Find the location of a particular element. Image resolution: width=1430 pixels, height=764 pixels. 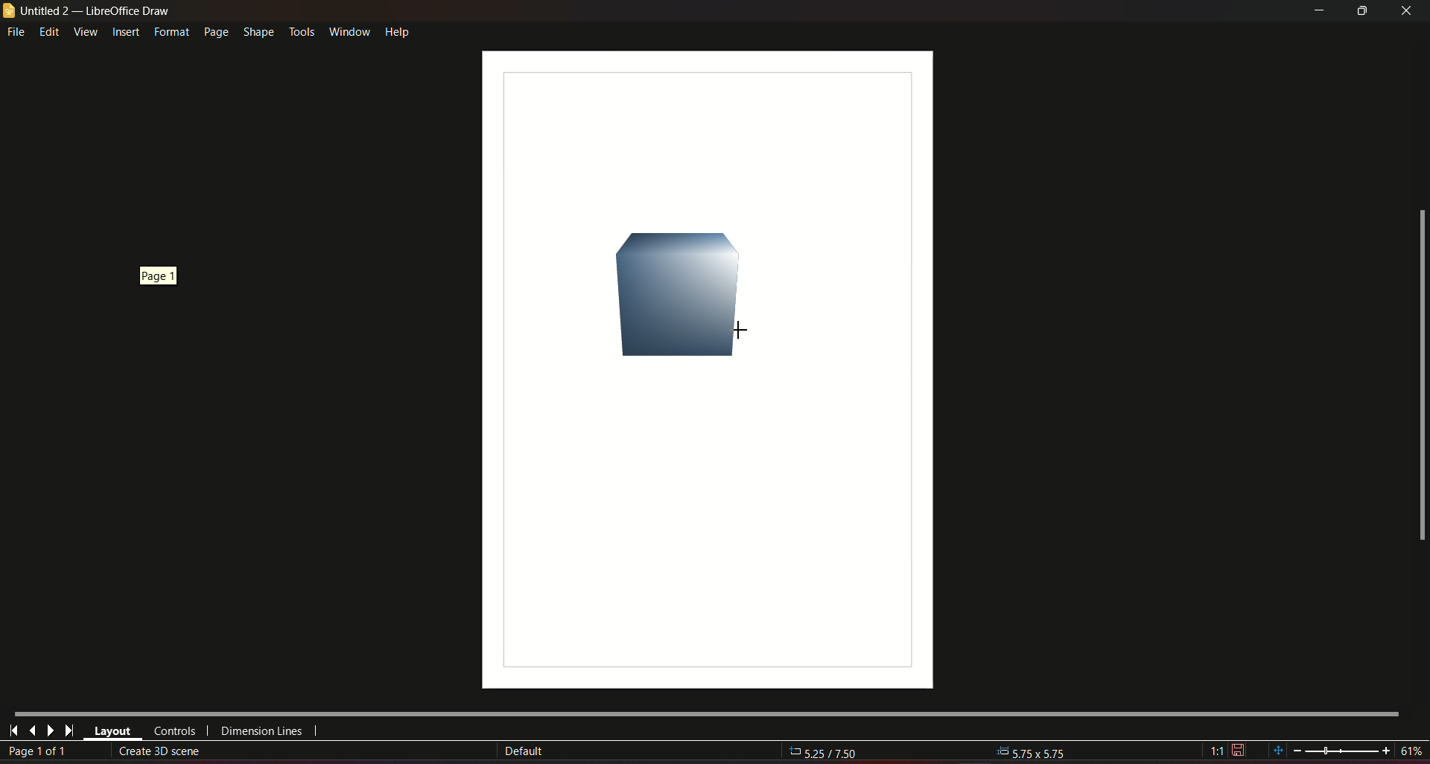

layout is located at coordinates (112, 732).